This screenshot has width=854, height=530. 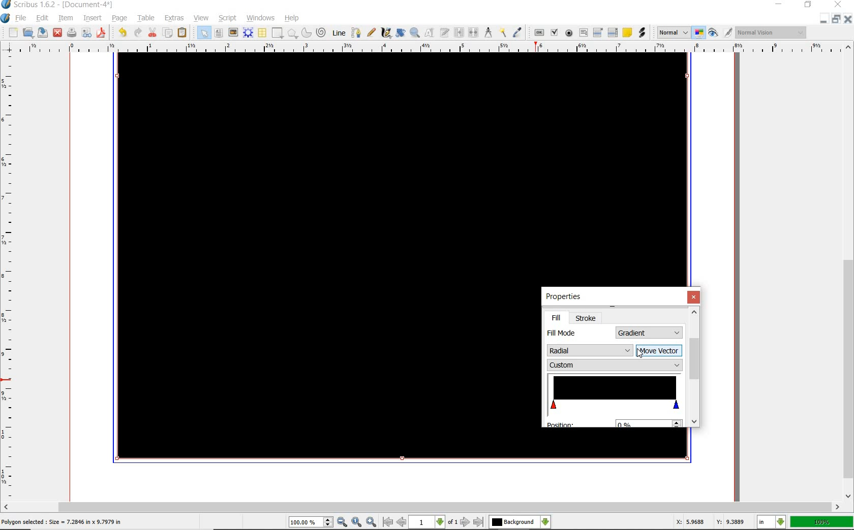 I want to click on go to first page, so click(x=388, y=522).